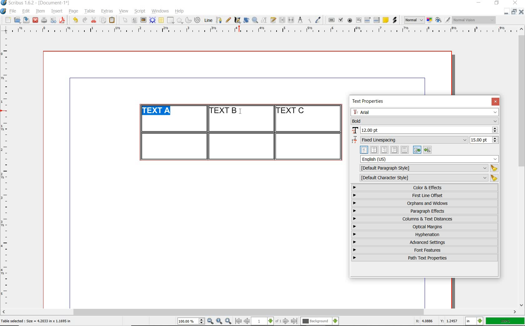 Image resolution: width=525 pixels, height=326 pixels. What do you see at coordinates (425, 250) in the screenshot?
I see `font features` at bounding box center [425, 250].